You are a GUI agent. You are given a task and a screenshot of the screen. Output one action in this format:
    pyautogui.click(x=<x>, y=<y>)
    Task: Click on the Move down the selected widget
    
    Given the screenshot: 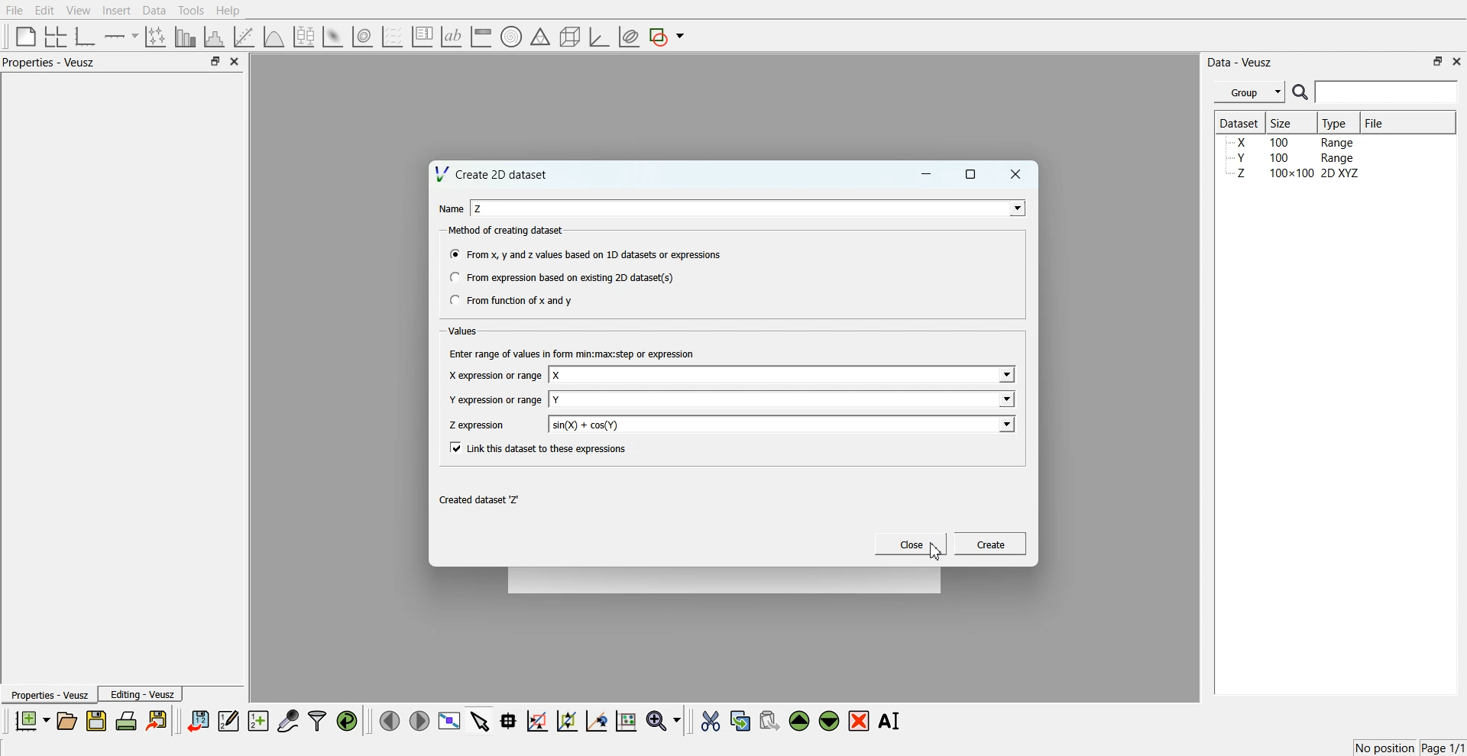 What is the action you would take?
    pyautogui.click(x=830, y=721)
    